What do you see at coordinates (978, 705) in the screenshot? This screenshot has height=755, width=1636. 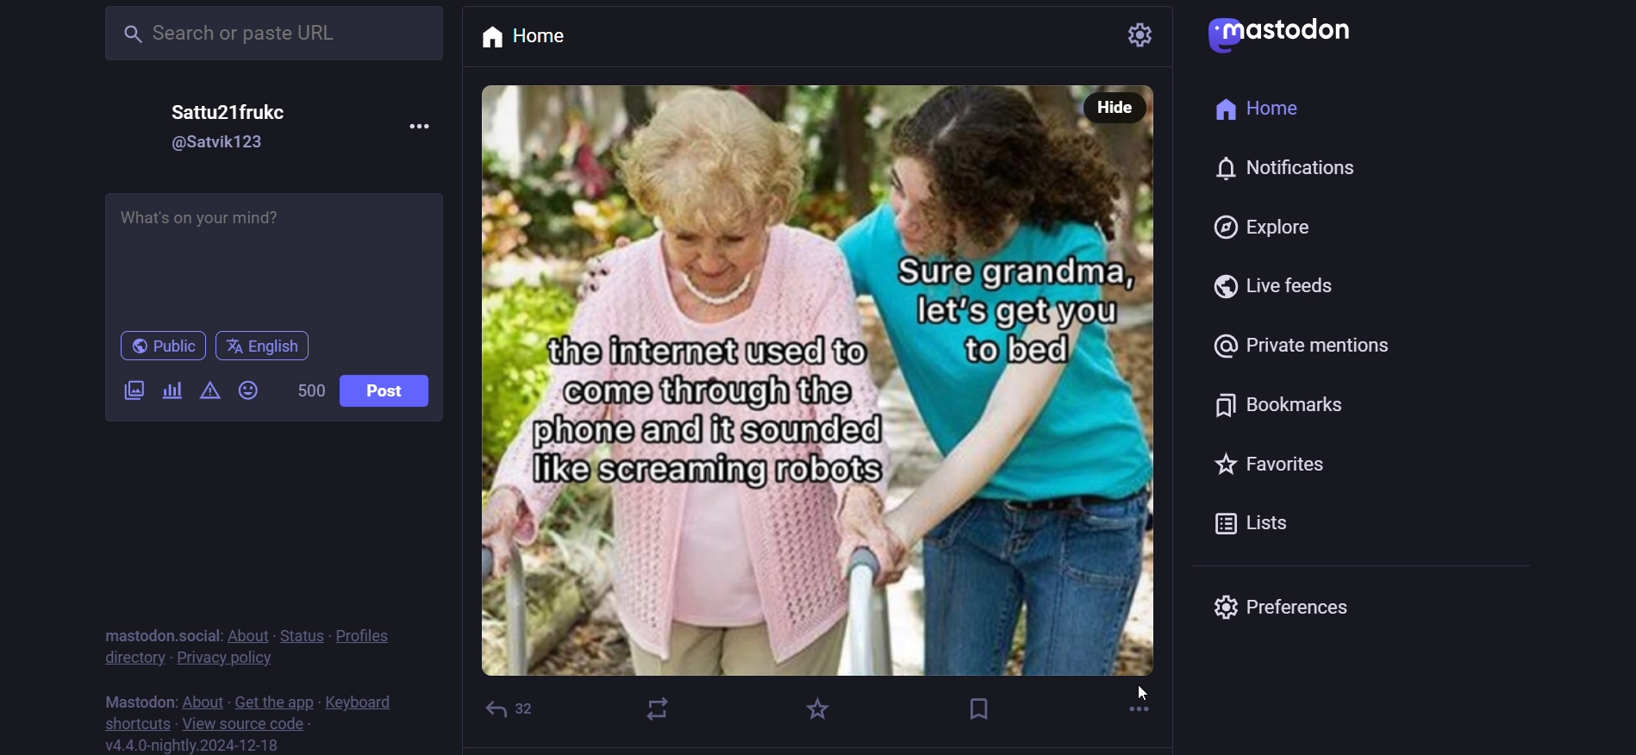 I see `bookmark` at bounding box center [978, 705].